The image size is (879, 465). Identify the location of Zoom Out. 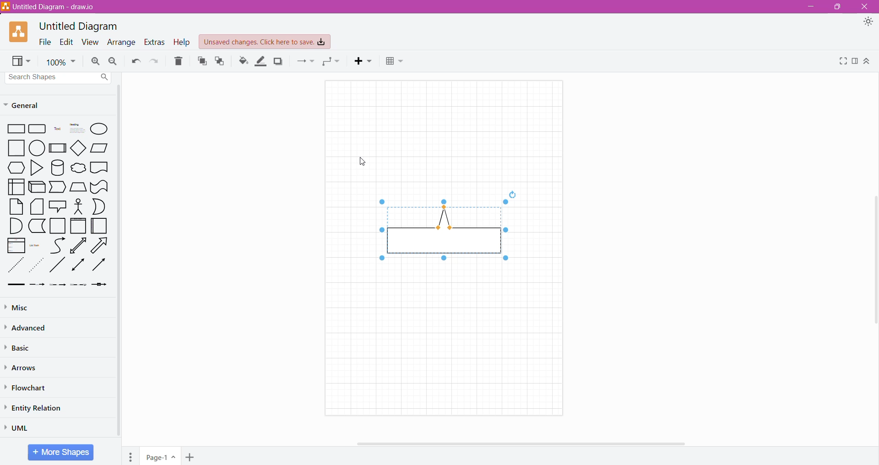
(114, 60).